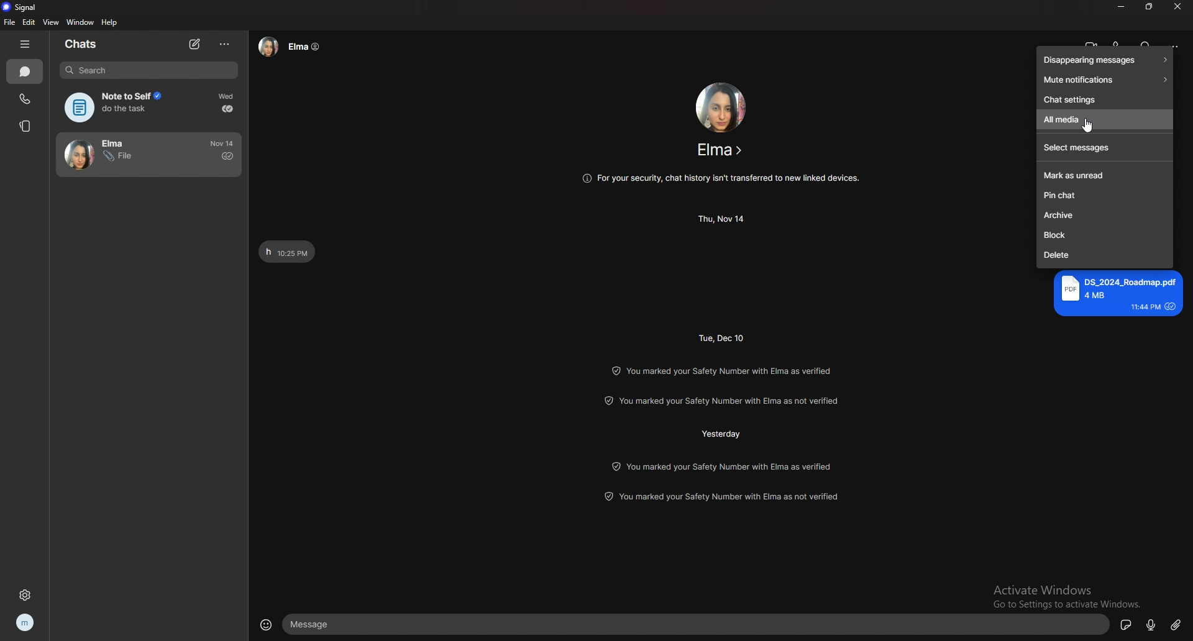  I want to click on block, so click(1104, 236).